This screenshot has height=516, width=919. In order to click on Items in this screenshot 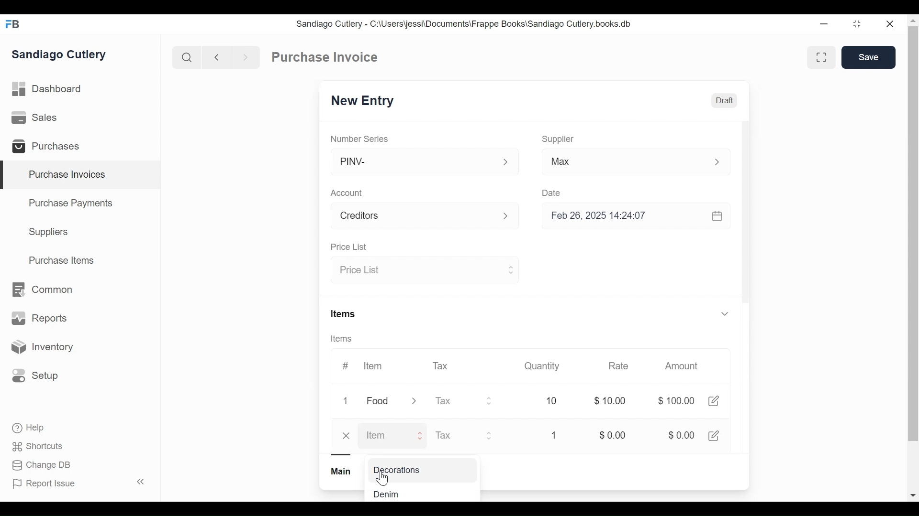, I will do `click(341, 338)`.